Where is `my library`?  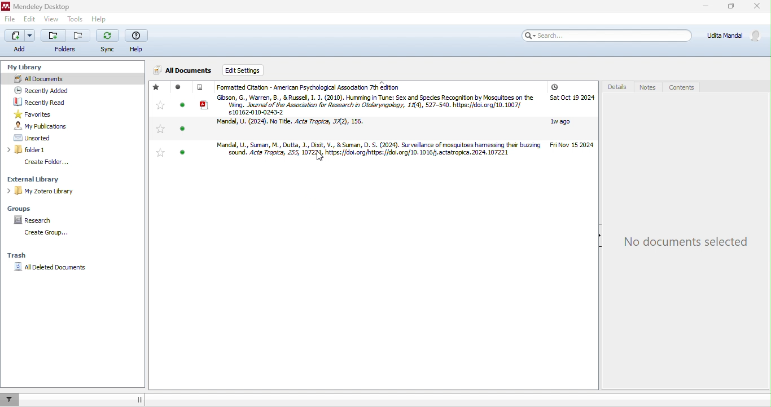 my library is located at coordinates (23, 65).